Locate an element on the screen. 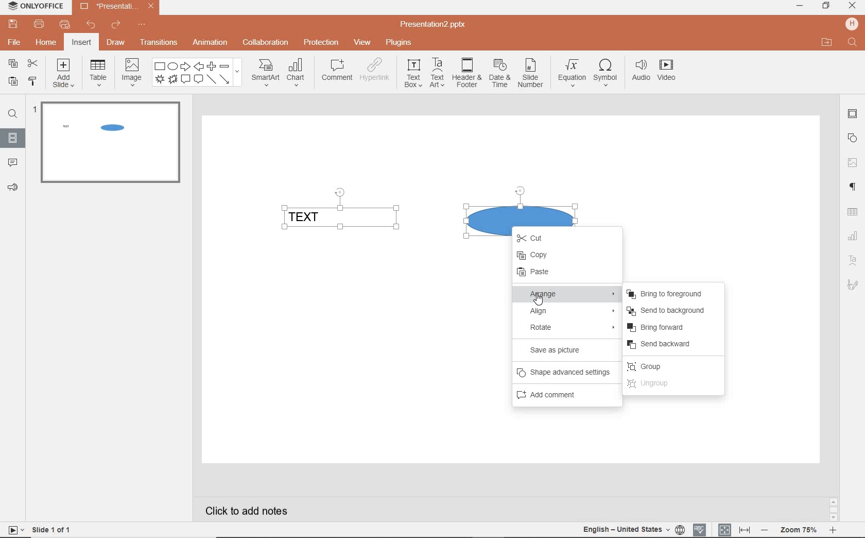 The image size is (865, 538). hyperlink is located at coordinates (375, 71).